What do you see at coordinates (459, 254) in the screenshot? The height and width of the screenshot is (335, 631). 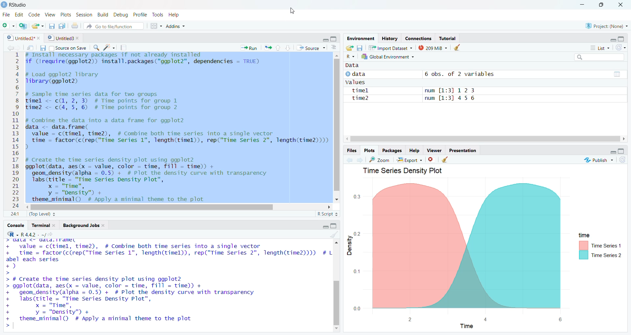 I see `Graph` at bounding box center [459, 254].